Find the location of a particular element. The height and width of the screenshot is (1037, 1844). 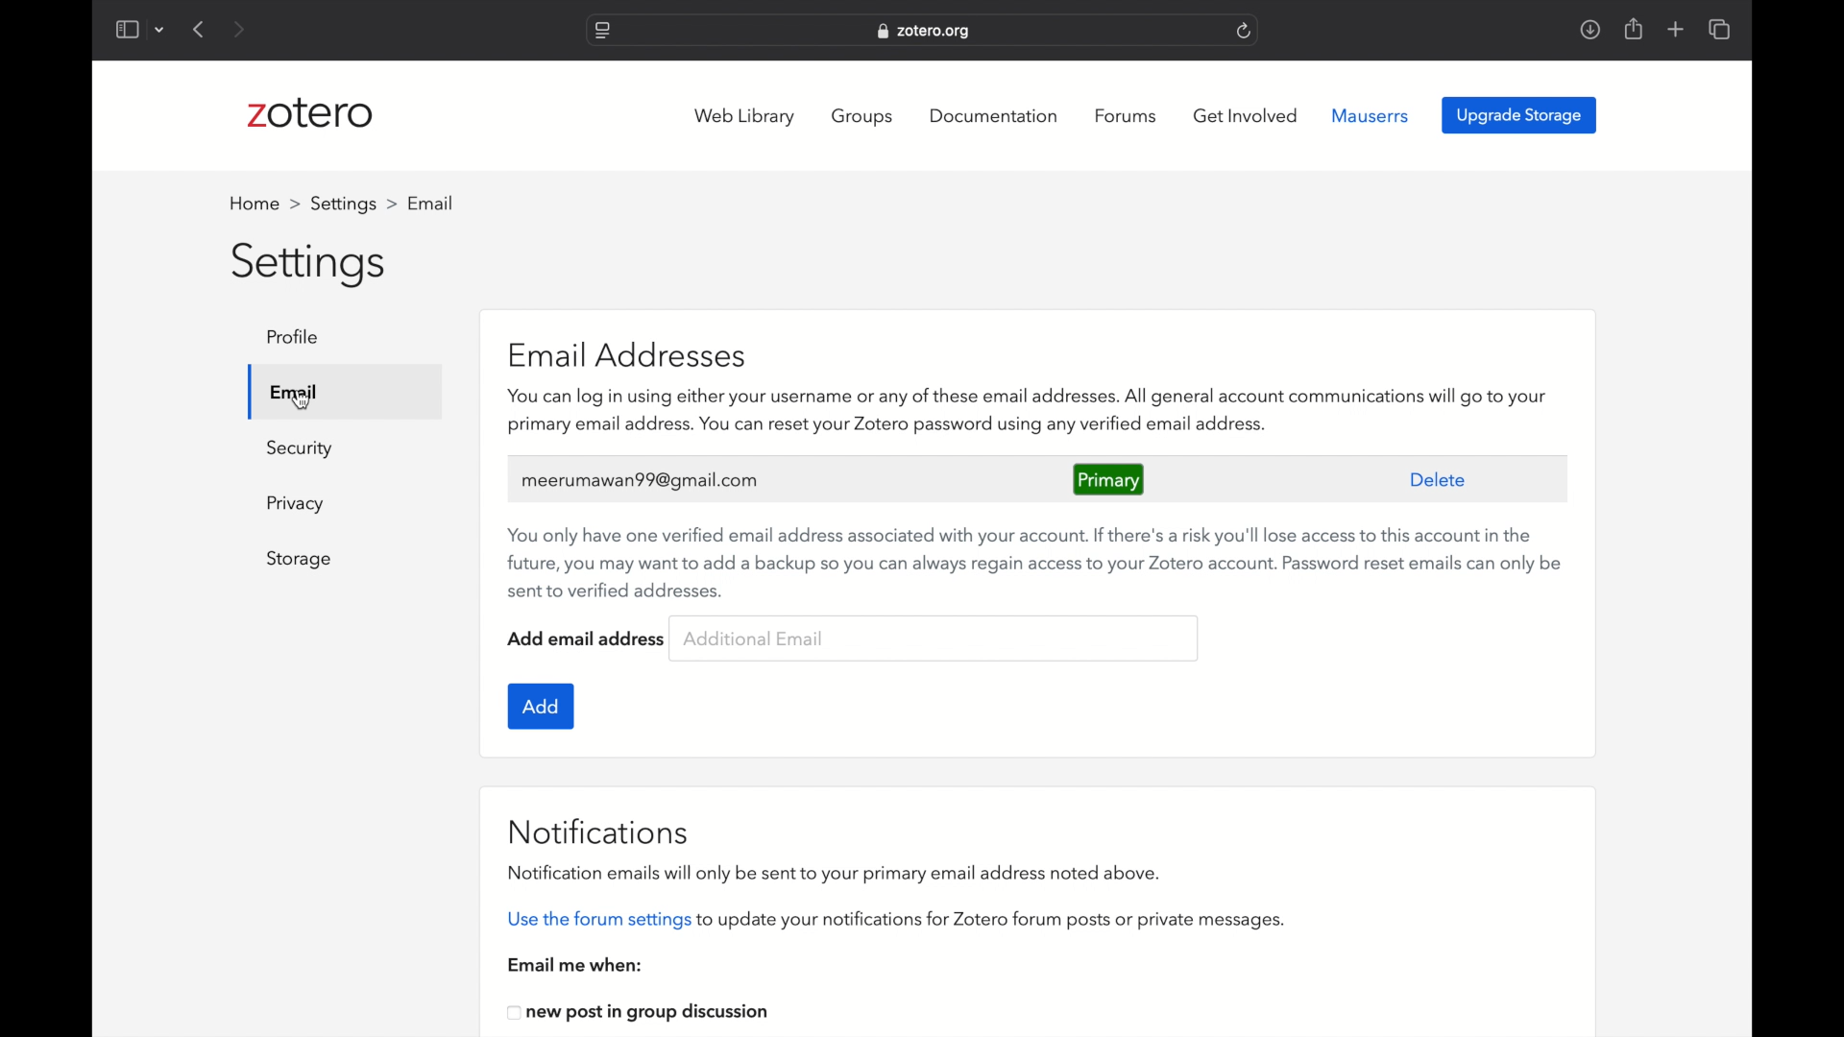

upgrade storage is located at coordinates (1519, 114).